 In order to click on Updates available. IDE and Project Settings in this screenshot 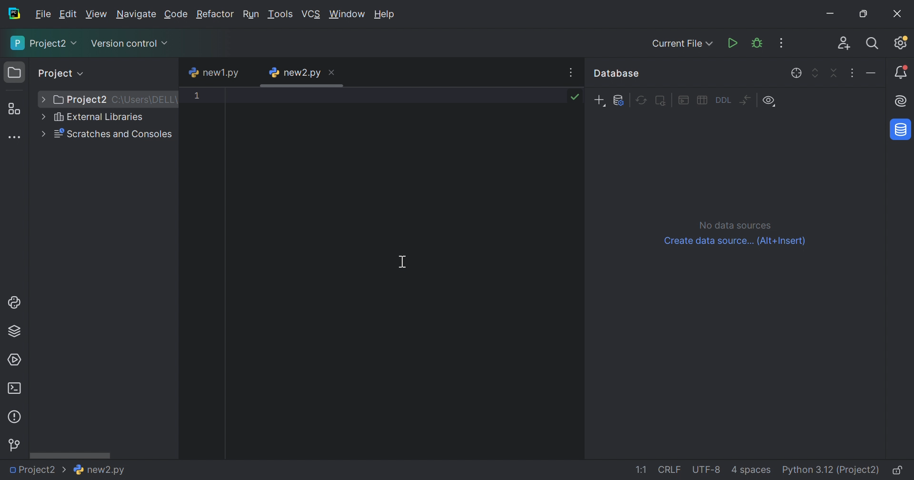, I will do `click(900, 43)`.